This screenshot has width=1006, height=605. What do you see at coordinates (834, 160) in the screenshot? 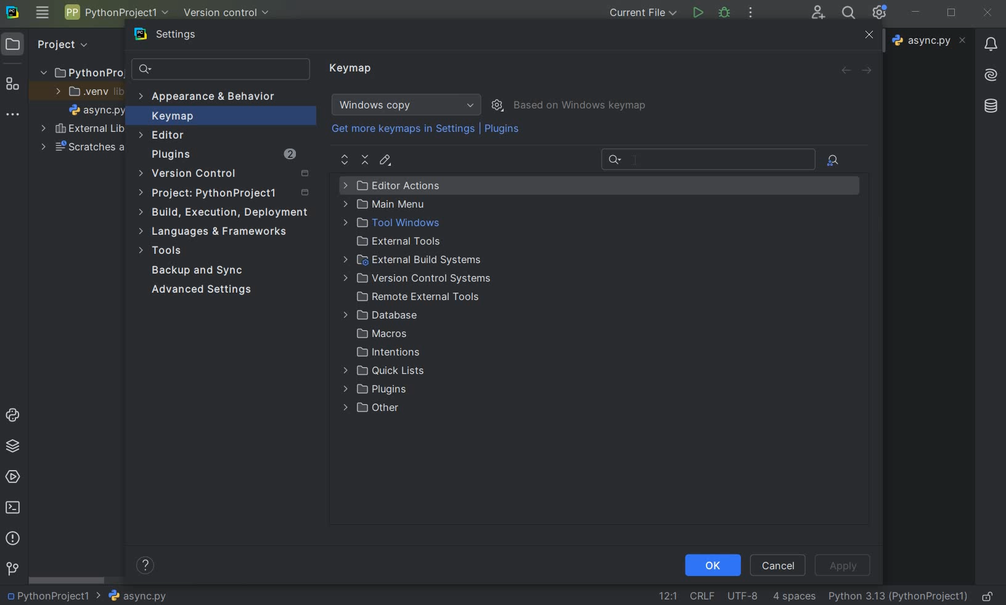
I see `file actions by shortcuts` at bounding box center [834, 160].